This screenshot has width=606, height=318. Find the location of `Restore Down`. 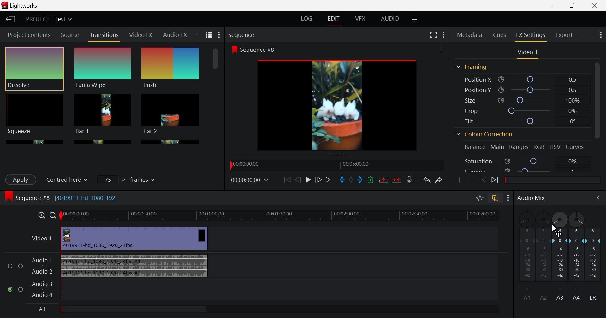

Restore Down is located at coordinates (551, 6).